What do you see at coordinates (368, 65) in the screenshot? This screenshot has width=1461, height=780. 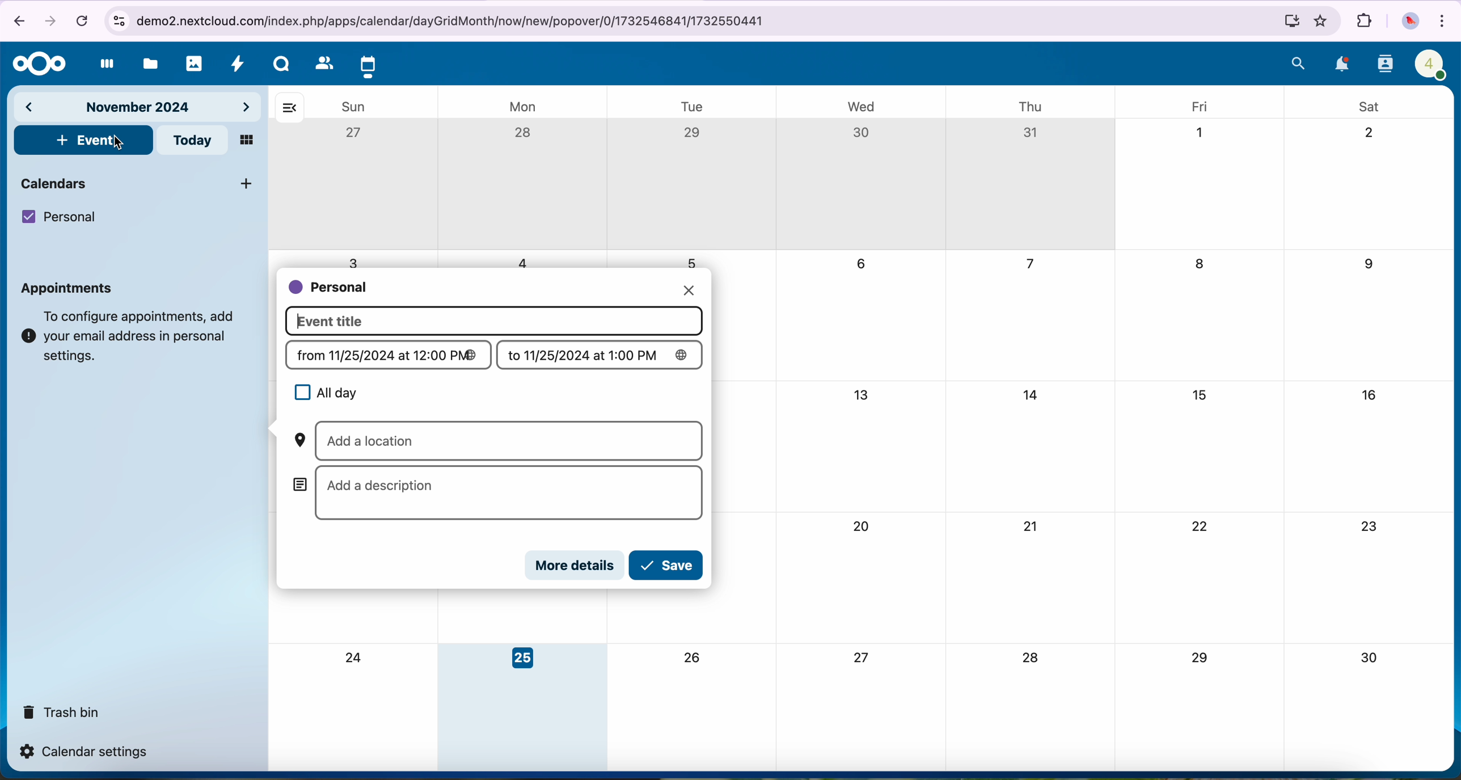 I see `click on calendar` at bounding box center [368, 65].